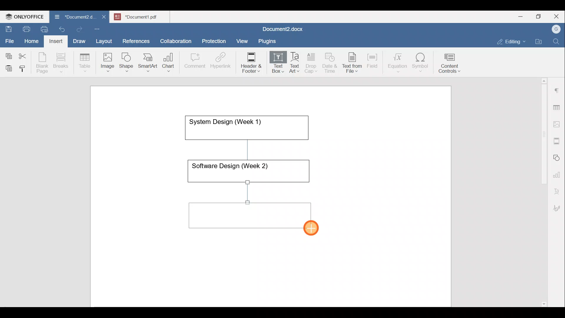 This screenshot has width=565, height=318. What do you see at coordinates (281, 30) in the screenshot?
I see `Document name` at bounding box center [281, 30].